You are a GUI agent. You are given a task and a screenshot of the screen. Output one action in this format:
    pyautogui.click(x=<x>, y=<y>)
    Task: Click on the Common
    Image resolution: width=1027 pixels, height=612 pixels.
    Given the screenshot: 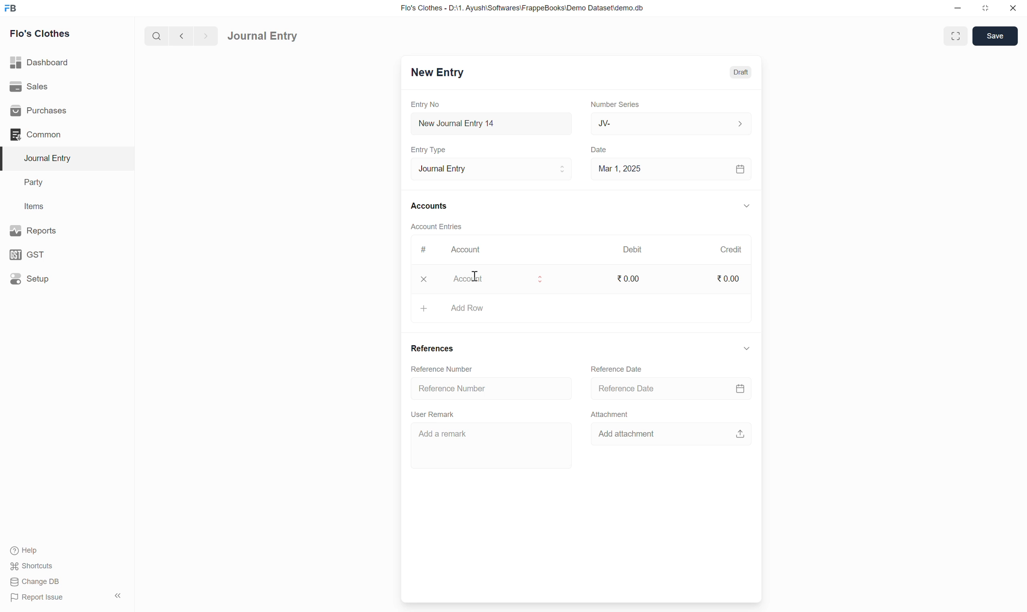 What is the action you would take?
    pyautogui.click(x=36, y=134)
    